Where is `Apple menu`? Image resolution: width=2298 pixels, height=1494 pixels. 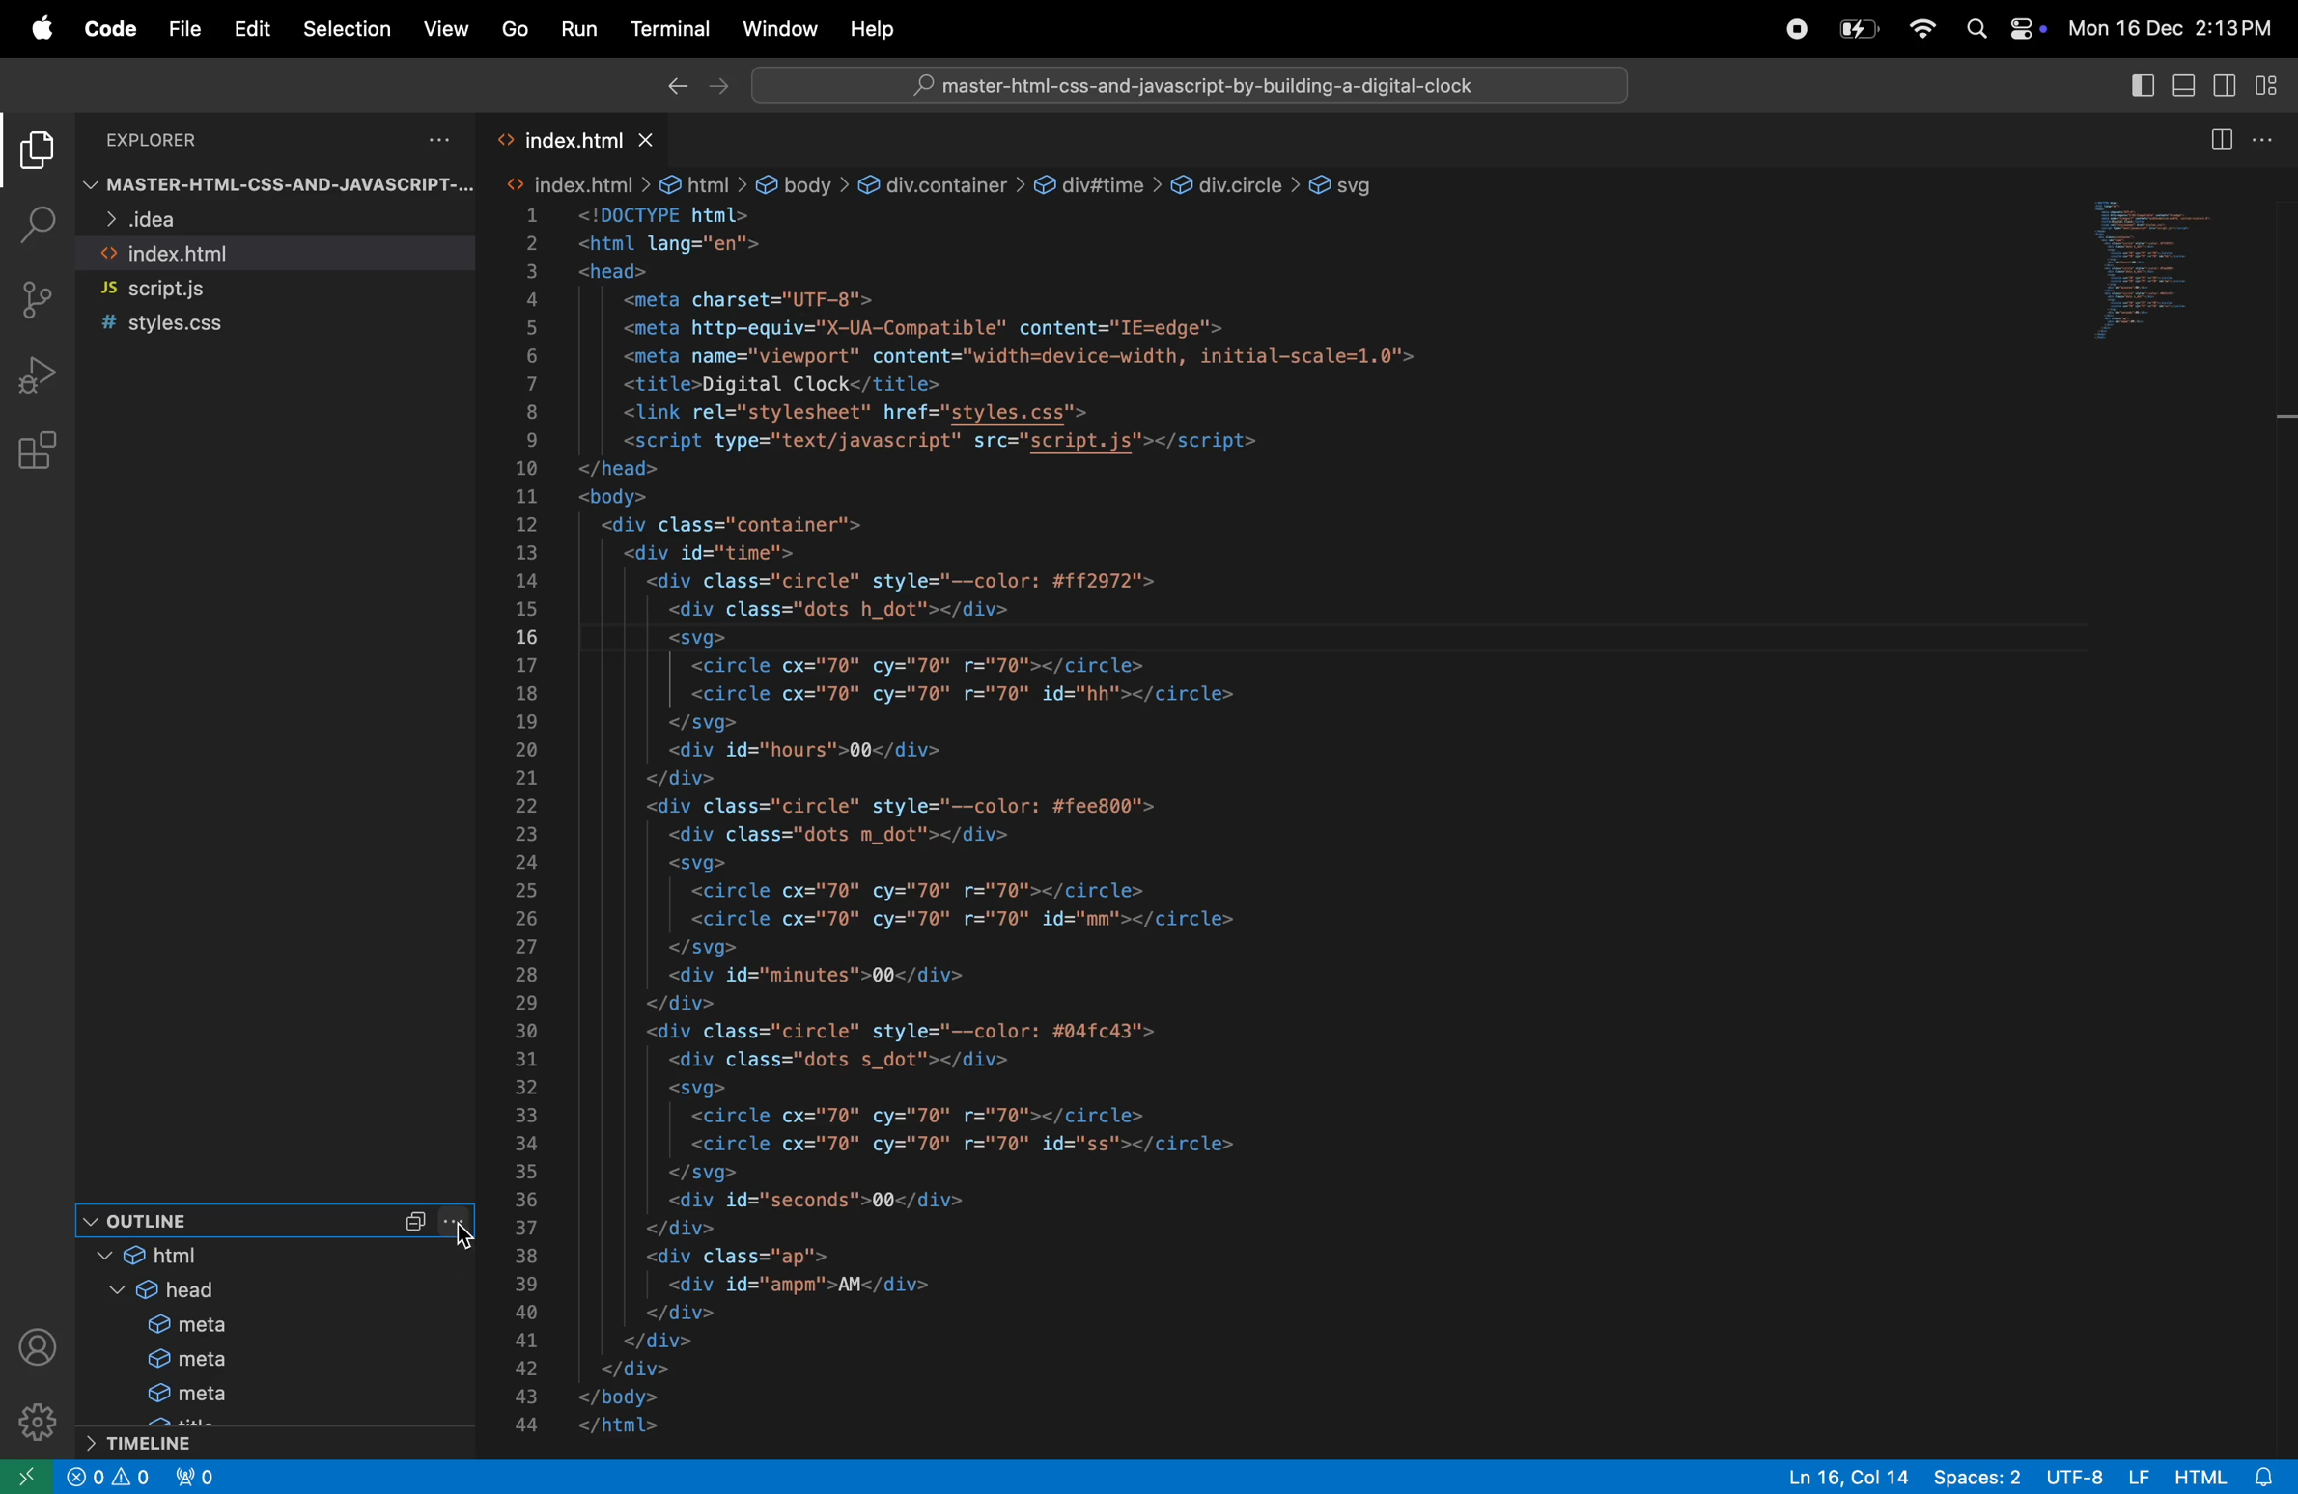
Apple menu is located at coordinates (31, 27).